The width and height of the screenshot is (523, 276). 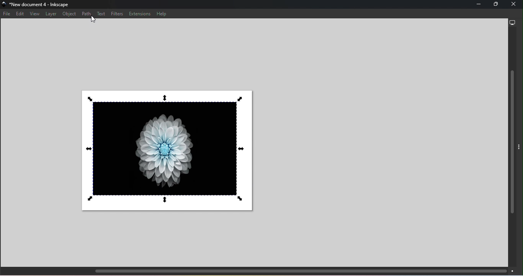 I want to click on File name, so click(x=38, y=5).